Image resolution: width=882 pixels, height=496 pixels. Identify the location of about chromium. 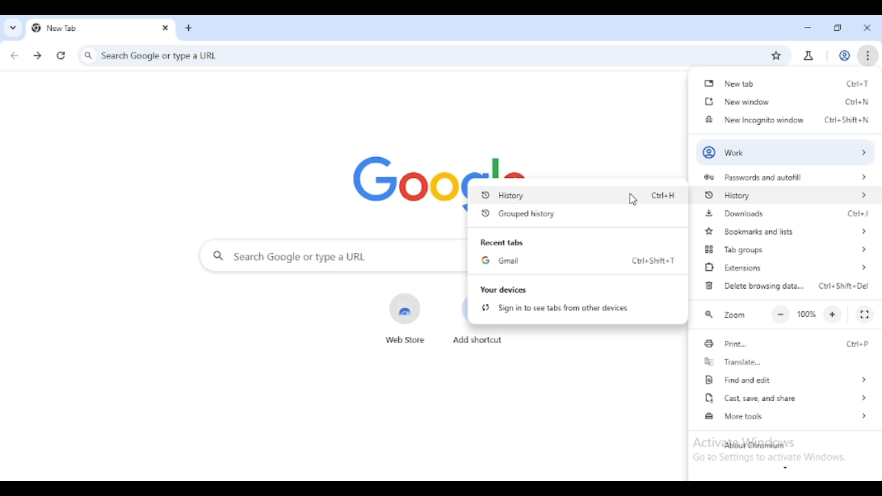
(754, 446).